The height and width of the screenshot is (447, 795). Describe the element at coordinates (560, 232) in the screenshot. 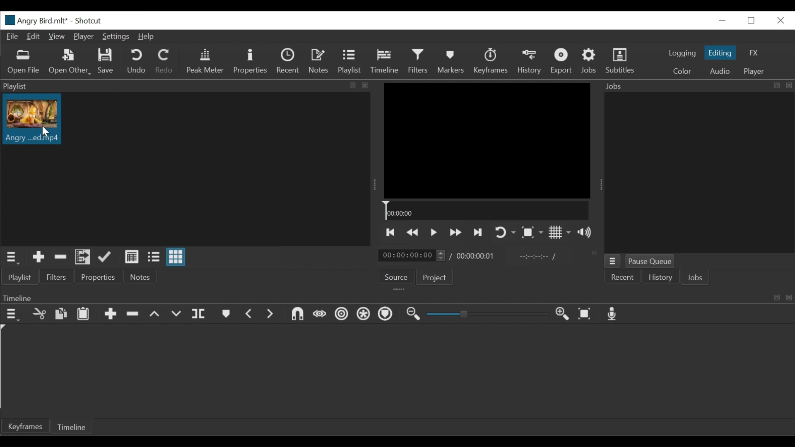

I see `Toggle display grid on player` at that location.